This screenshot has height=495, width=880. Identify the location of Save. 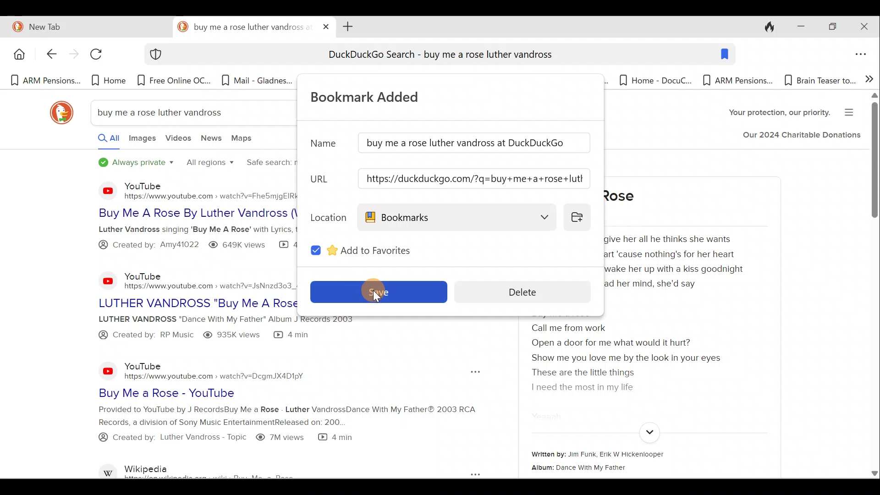
(377, 290).